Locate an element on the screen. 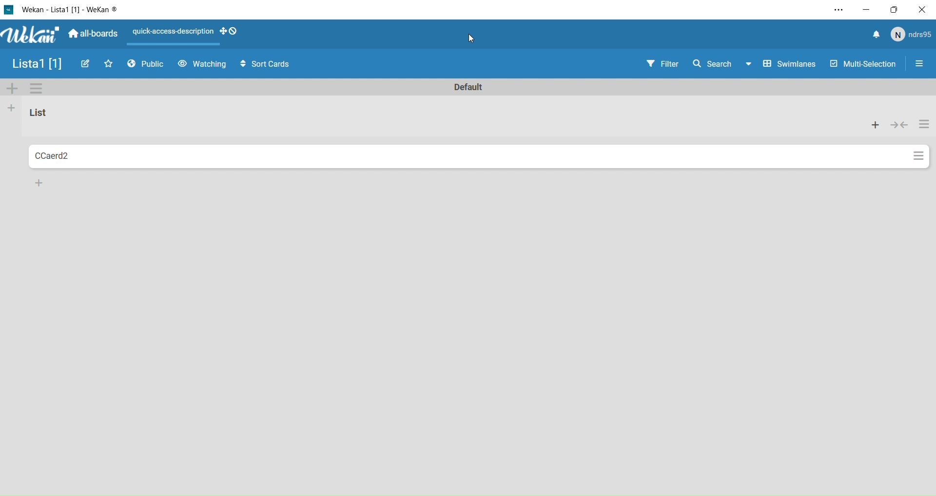 Image resolution: width=936 pixels, height=496 pixels. Add is located at coordinates (13, 89).